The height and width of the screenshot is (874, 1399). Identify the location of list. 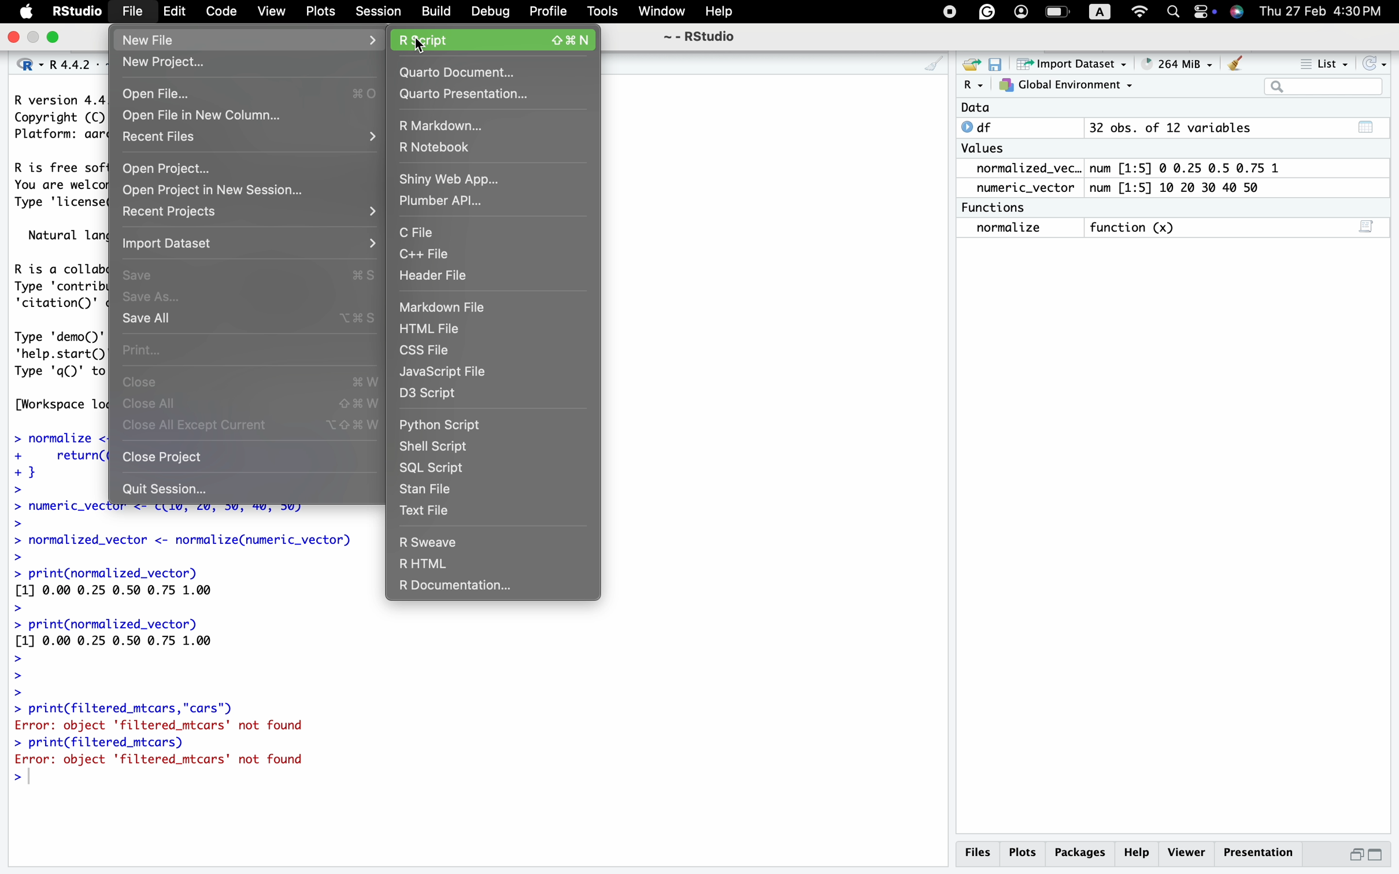
(1319, 61).